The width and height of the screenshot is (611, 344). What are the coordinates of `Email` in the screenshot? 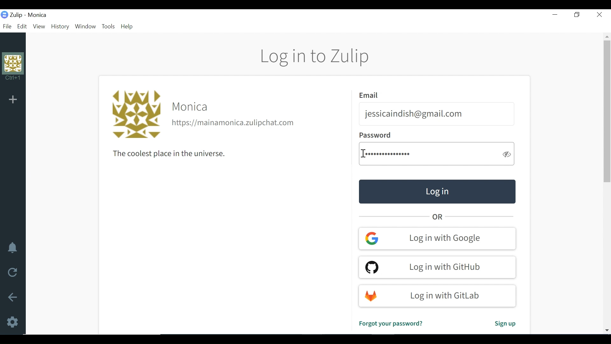 It's located at (370, 95).